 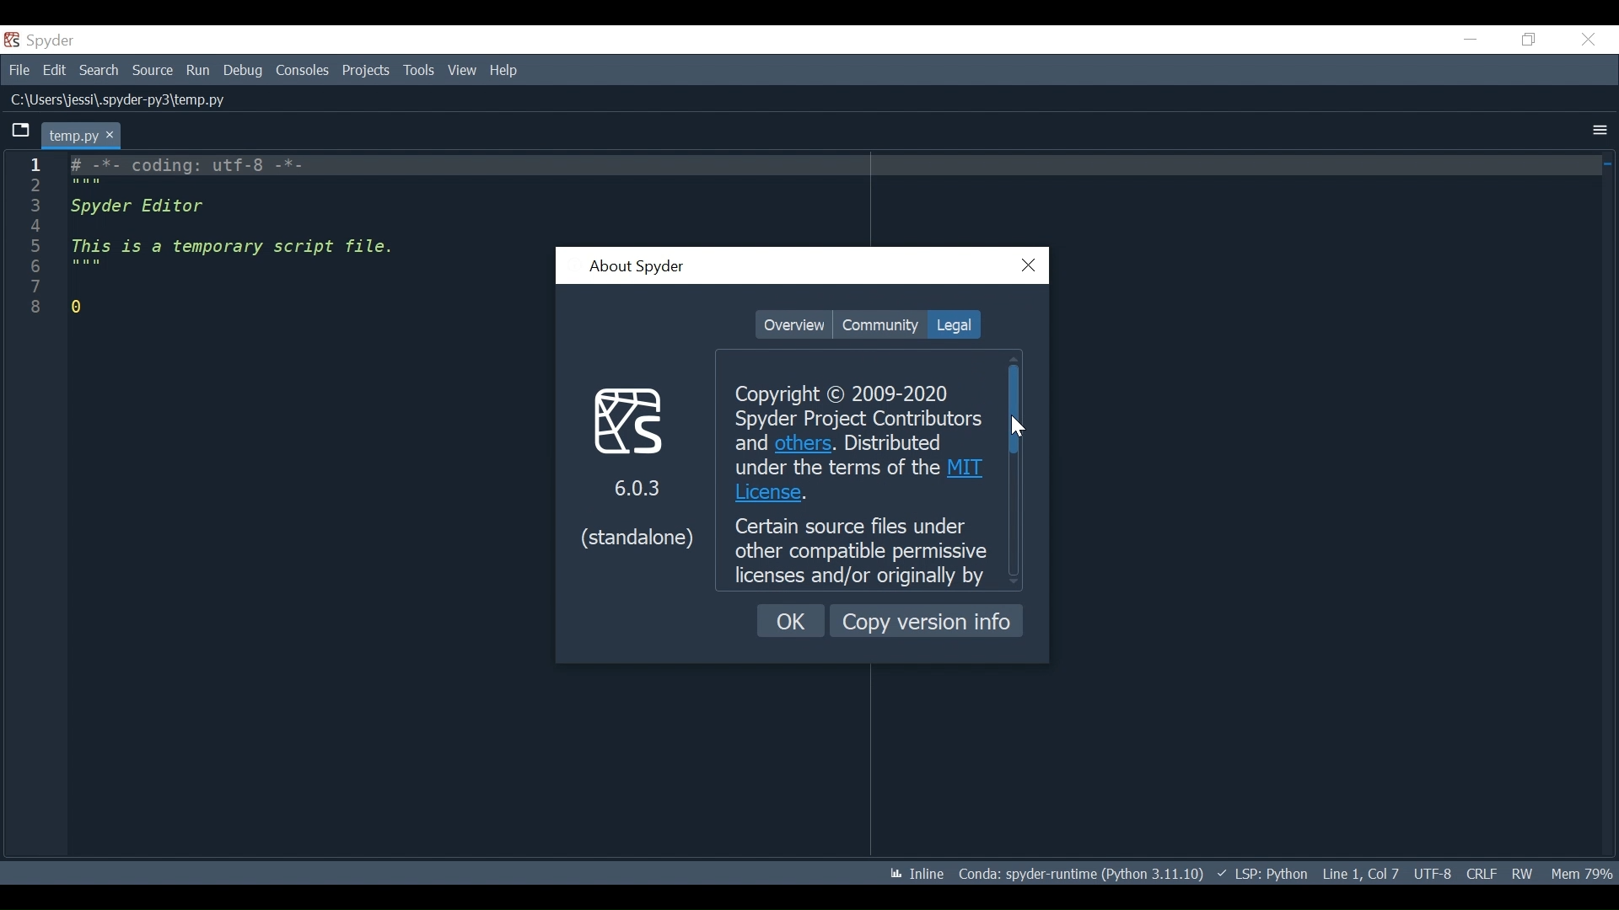 I want to click on RW, so click(x=1521, y=873).